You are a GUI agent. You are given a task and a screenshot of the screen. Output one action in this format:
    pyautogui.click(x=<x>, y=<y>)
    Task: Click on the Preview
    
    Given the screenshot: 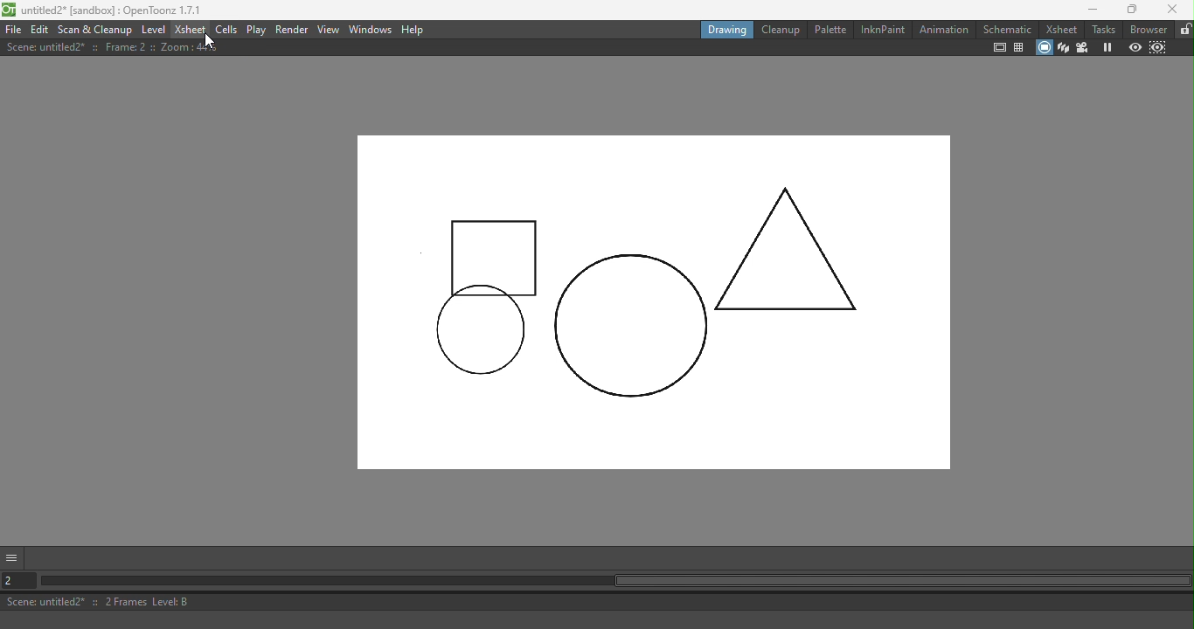 What is the action you would take?
    pyautogui.click(x=1134, y=47)
    